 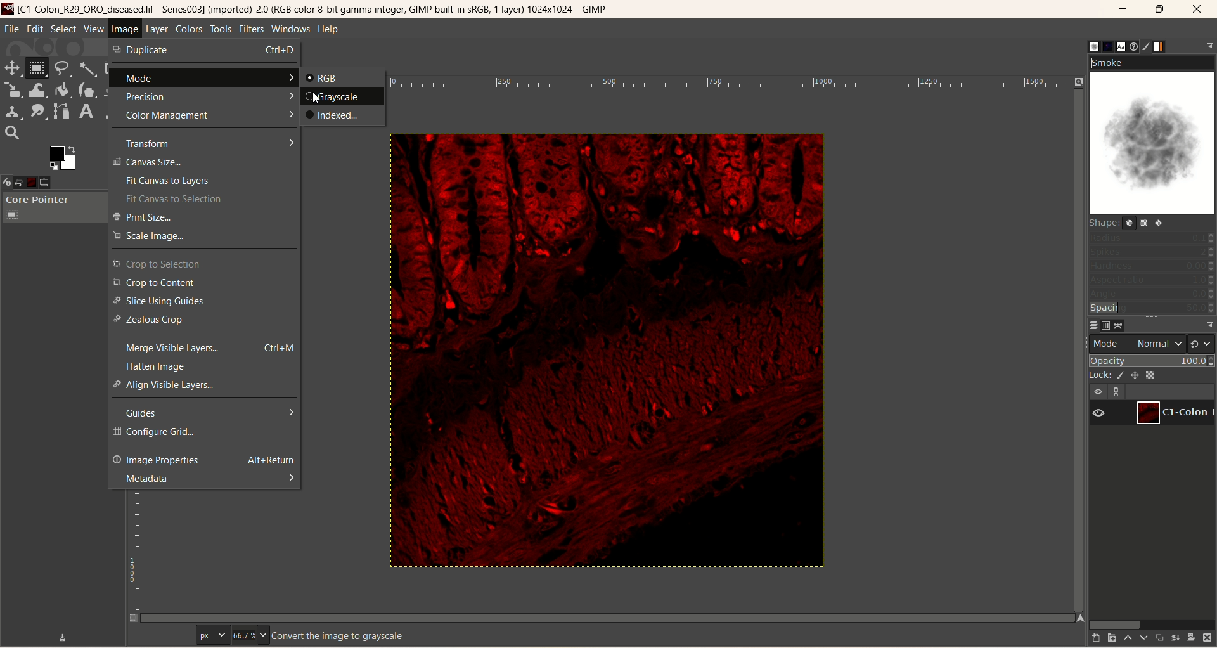 What do you see at coordinates (342, 637) in the screenshot?
I see `convert the image to grayscale` at bounding box center [342, 637].